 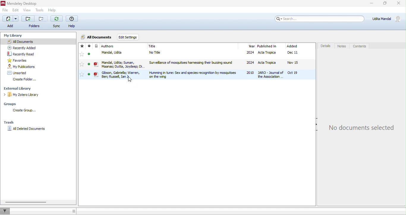 What do you see at coordinates (82, 61) in the screenshot?
I see `stared` at bounding box center [82, 61].